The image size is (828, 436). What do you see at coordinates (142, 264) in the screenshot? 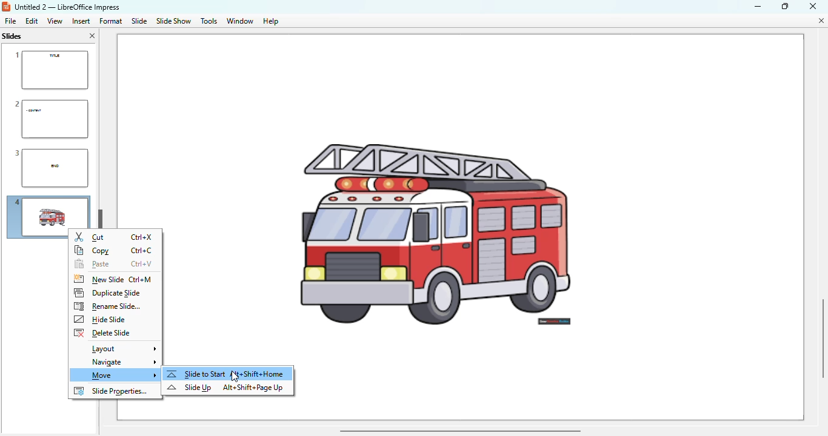
I see `shortcut for paste` at bounding box center [142, 264].